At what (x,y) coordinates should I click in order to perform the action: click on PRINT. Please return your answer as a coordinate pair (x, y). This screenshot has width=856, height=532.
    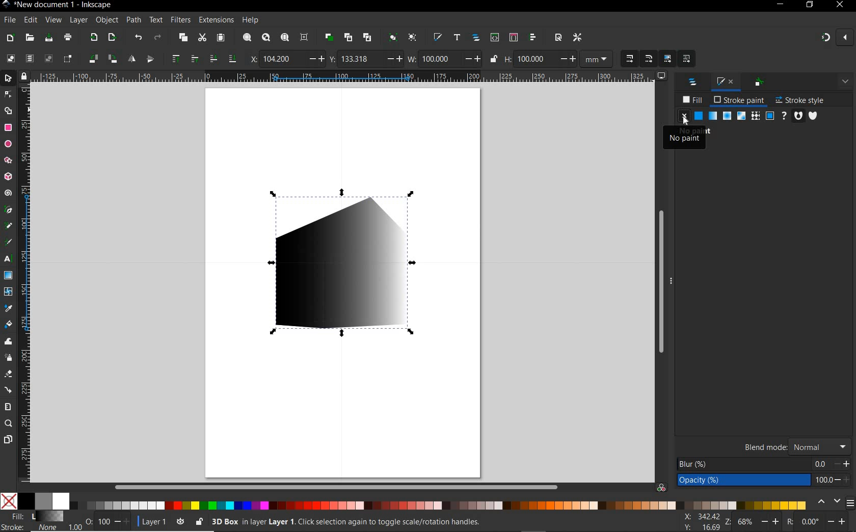
    Looking at the image, I should click on (68, 37).